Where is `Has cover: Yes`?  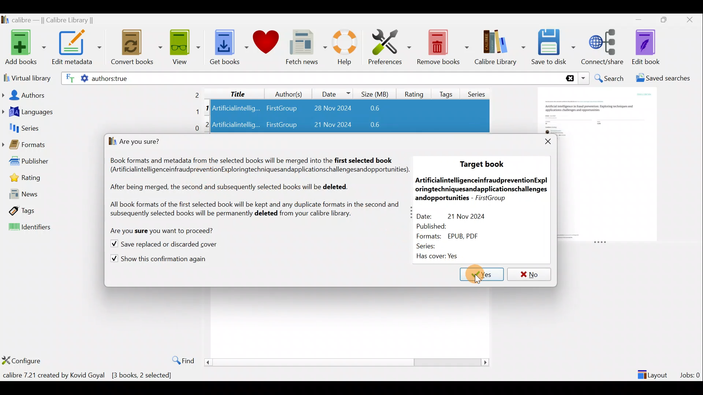
Has cover: Yes is located at coordinates (439, 256).